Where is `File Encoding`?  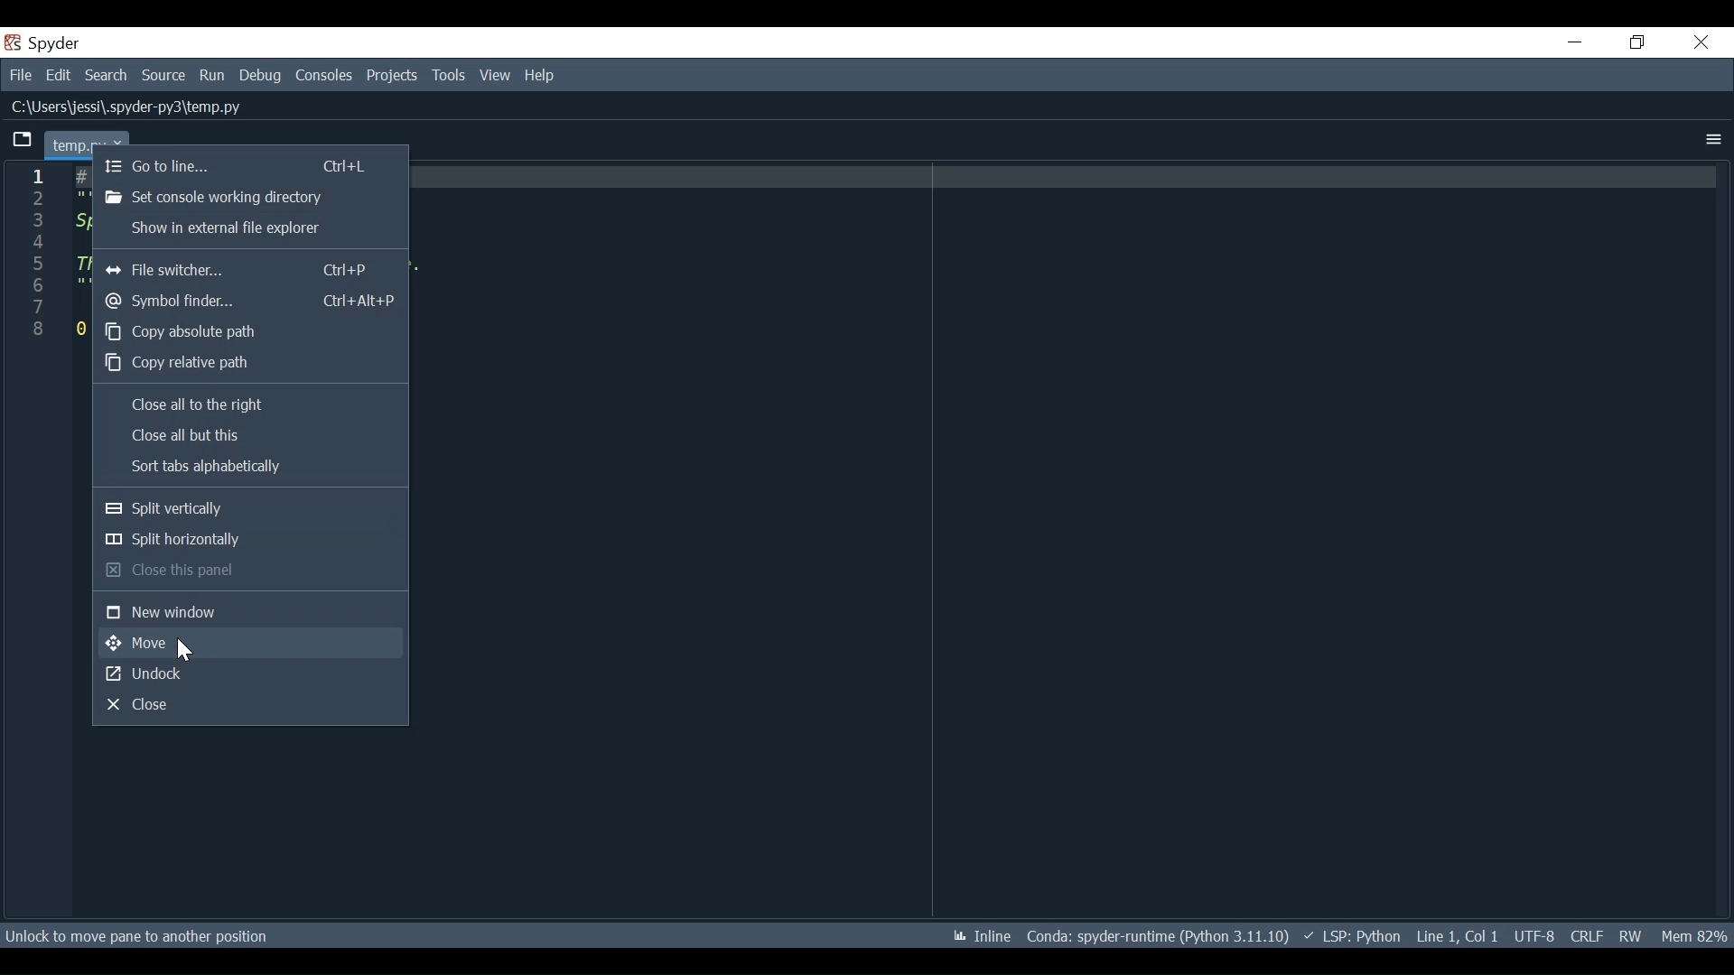 File Encoding is located at coordinates (1533, 937).